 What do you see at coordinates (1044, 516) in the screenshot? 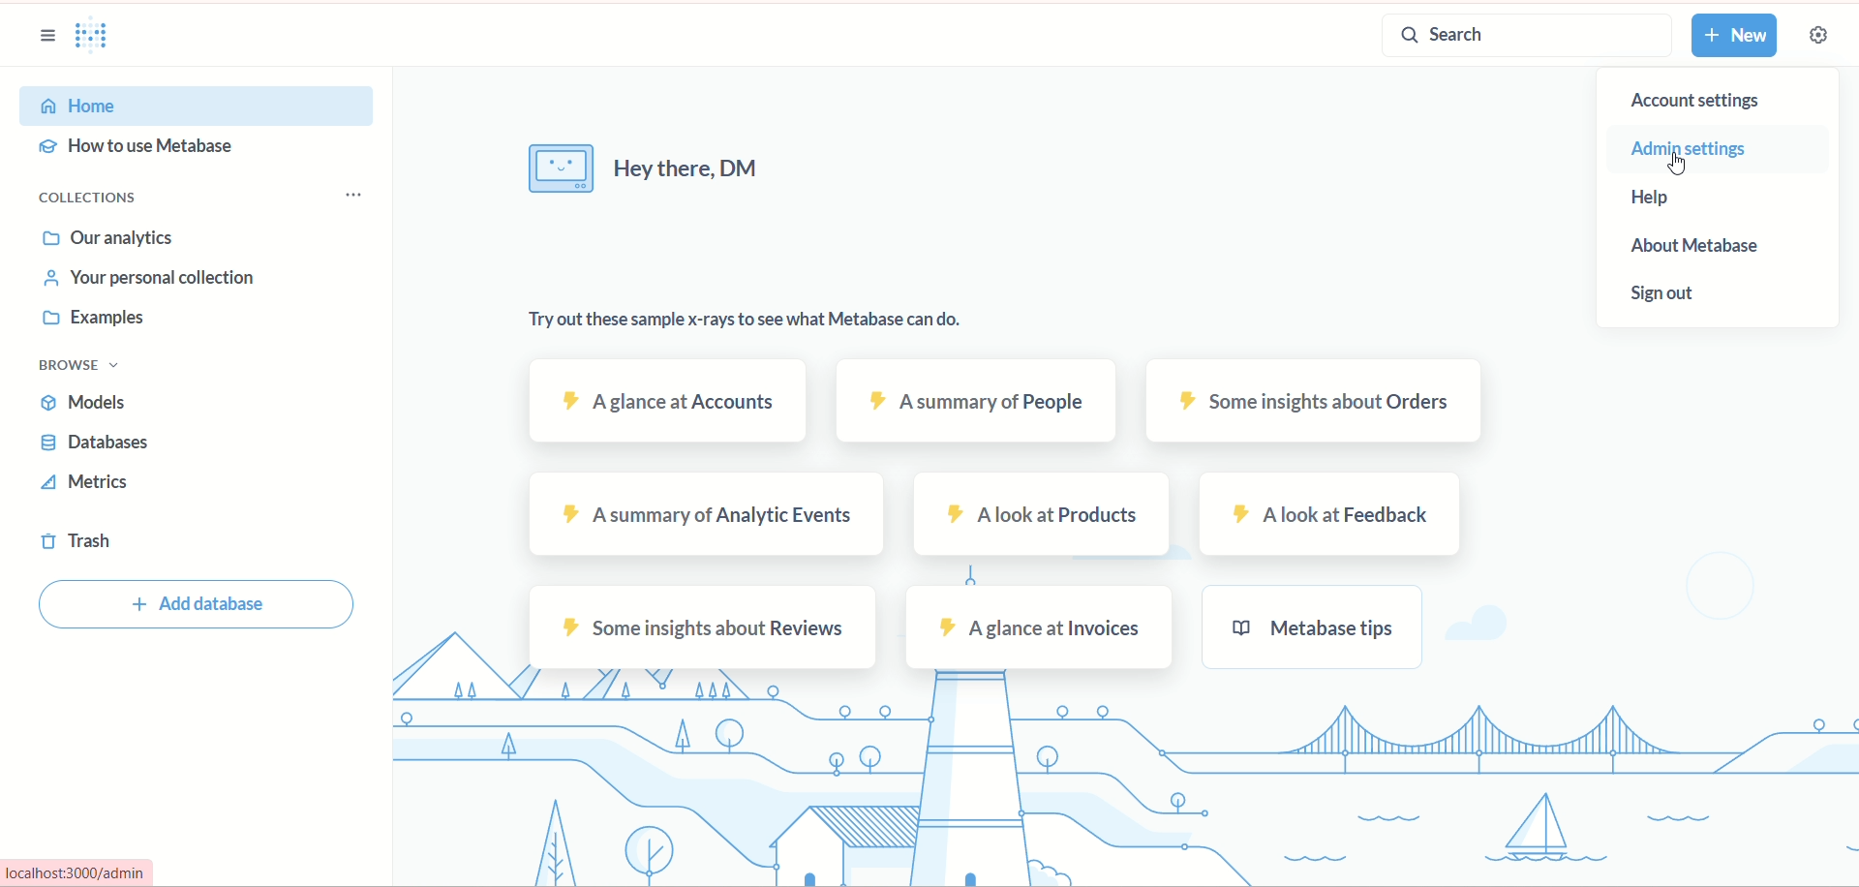
I see `products` at bounding box center [1044, 516].